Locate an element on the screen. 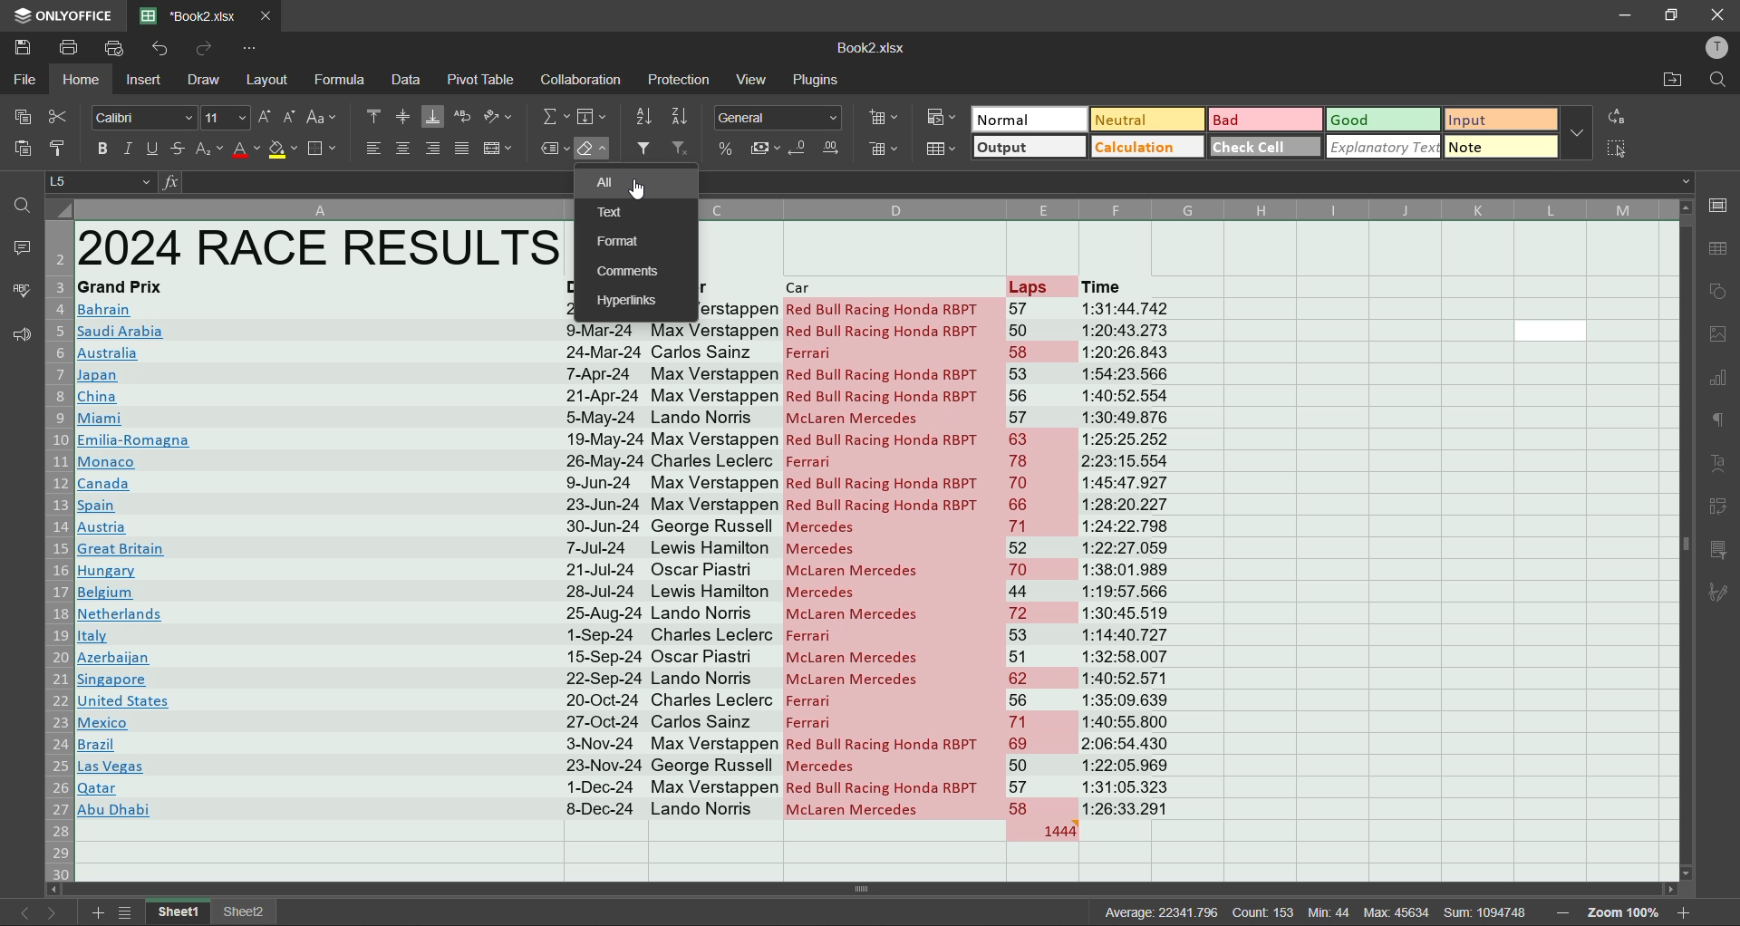 This screenshot has height=926, width=1740. insert is located at coordinates (143, 81).